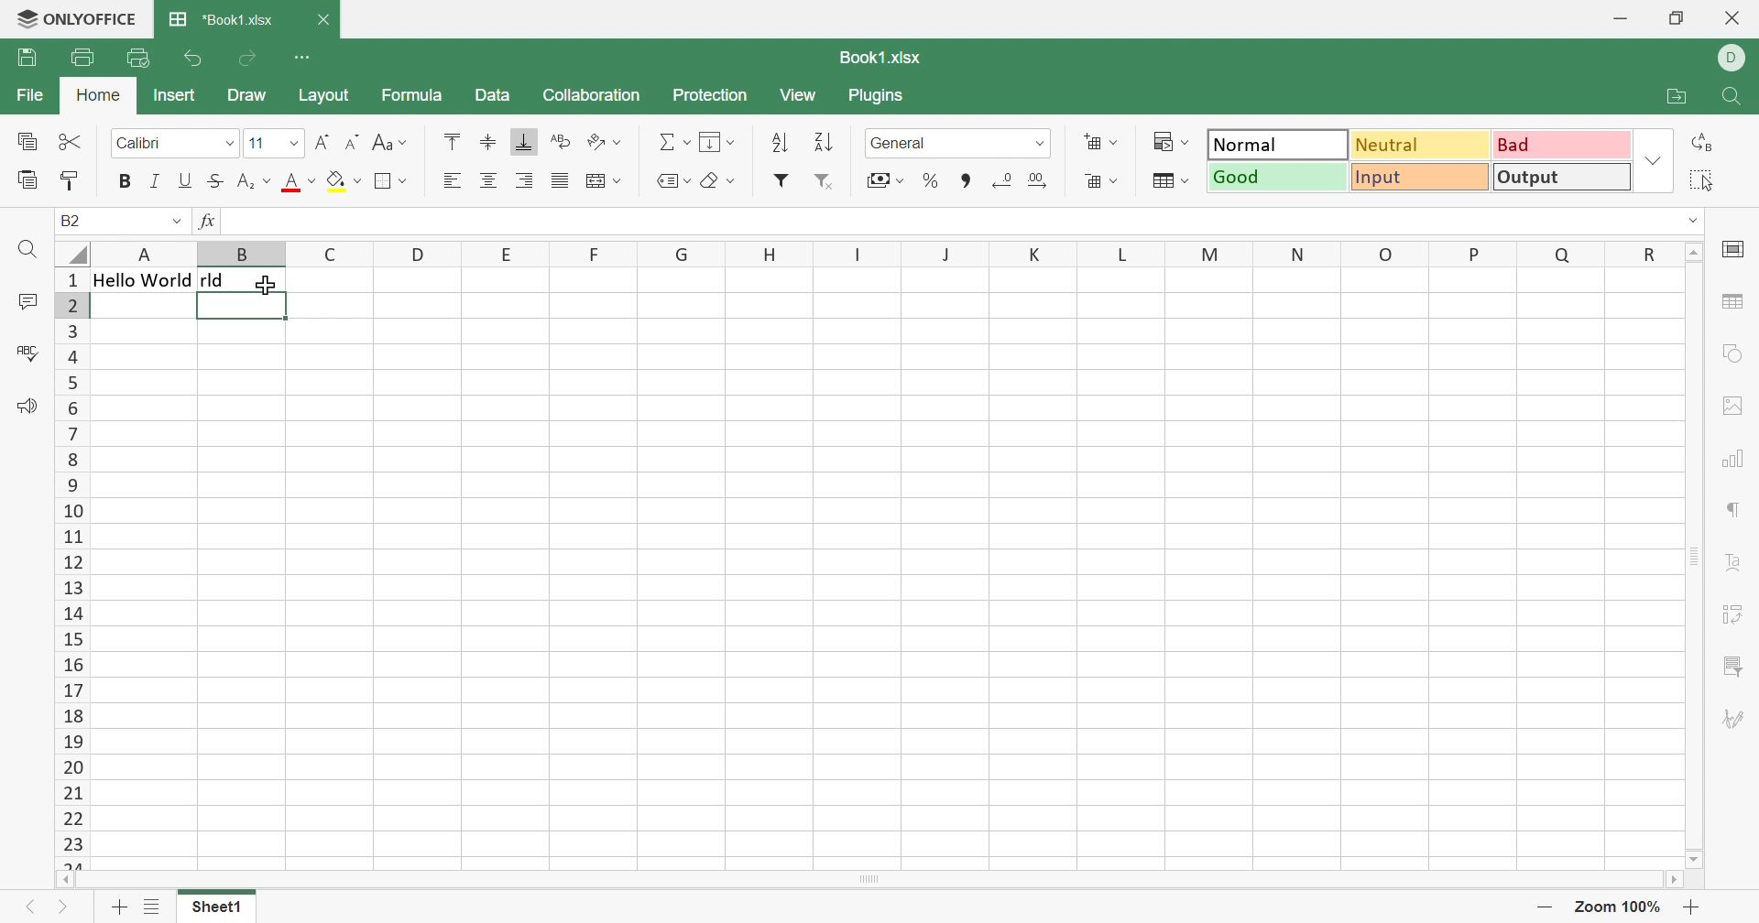 This screenshot has height=923, width=1759. I want to click on Minimize, so click(1620, 17).